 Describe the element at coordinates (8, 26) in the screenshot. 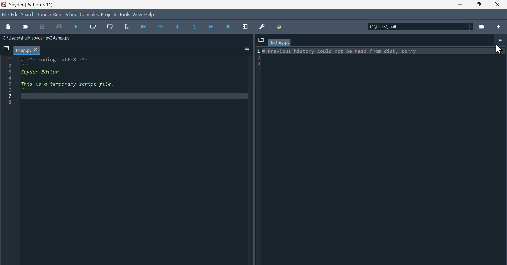

I see `New file` at that location.